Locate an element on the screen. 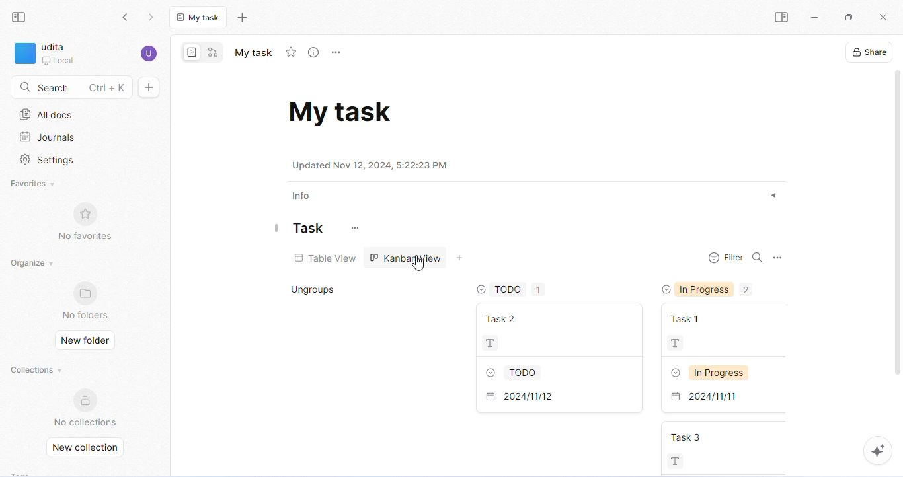 This screenshot has height=477, width=903. page mode is located at coordinates (194, 52).